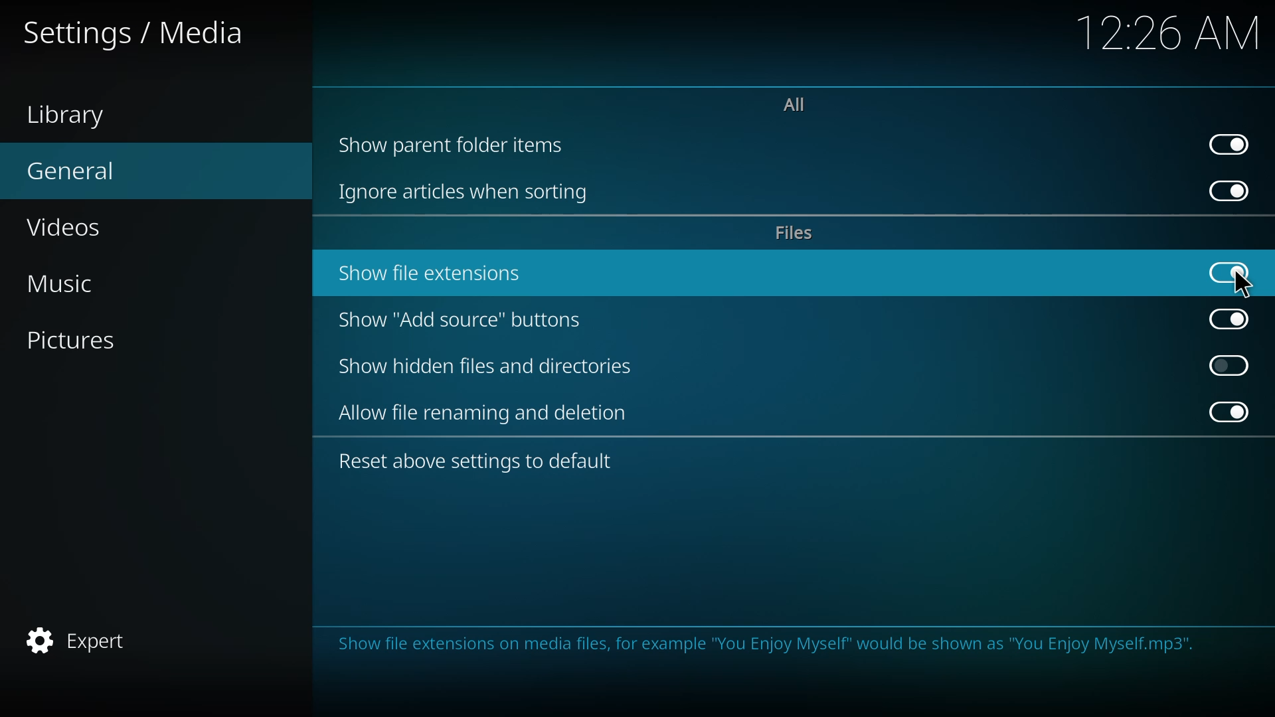 The height and width of the screenshot is (717, 1275). I want to click on enabled, so click(1231, 319).